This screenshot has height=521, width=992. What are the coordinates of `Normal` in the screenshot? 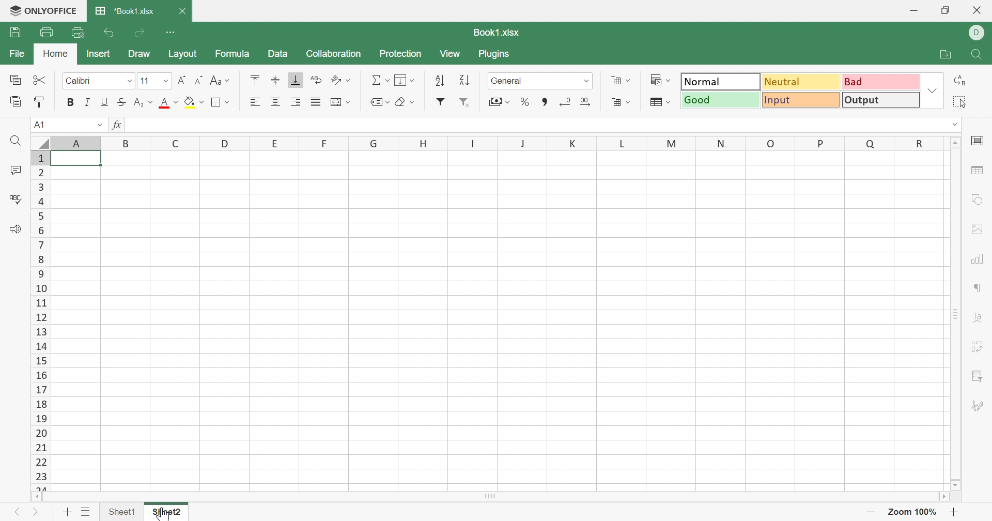 It's located at (721, 81).